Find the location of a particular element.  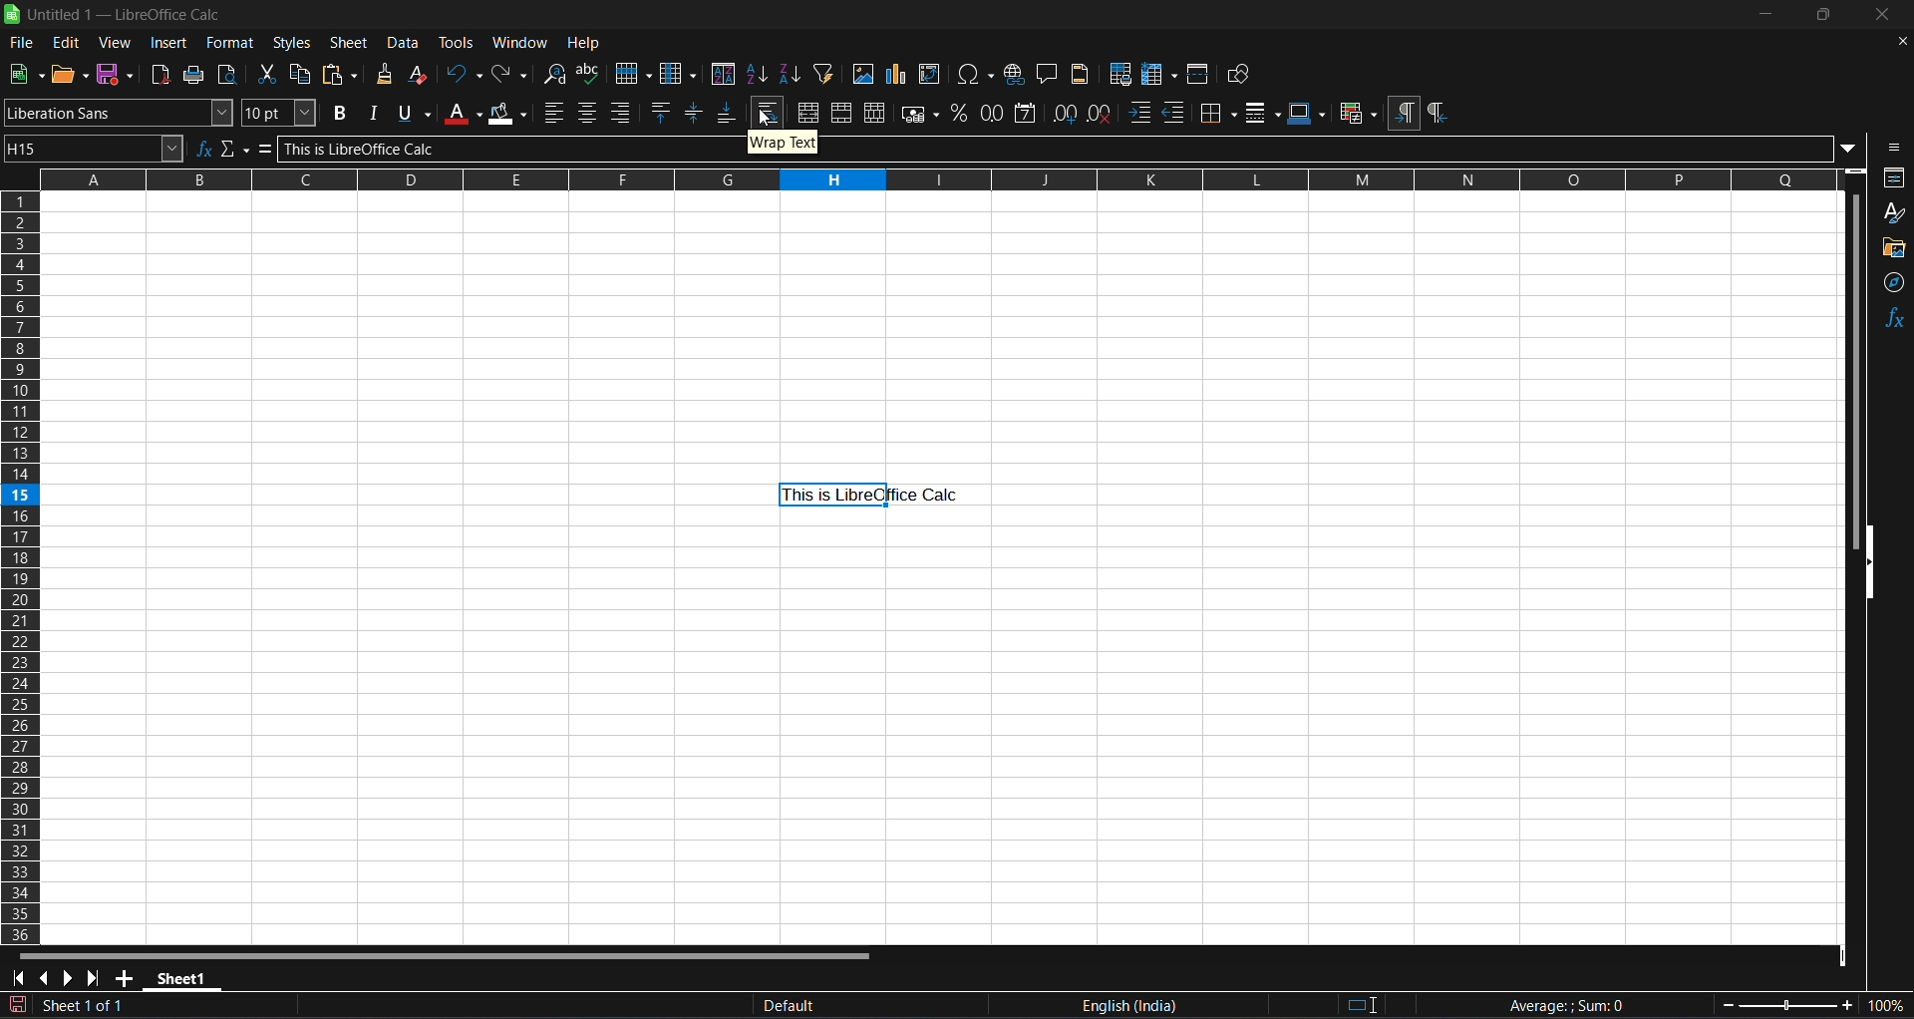

border color is located at coordinates (1308, 113).